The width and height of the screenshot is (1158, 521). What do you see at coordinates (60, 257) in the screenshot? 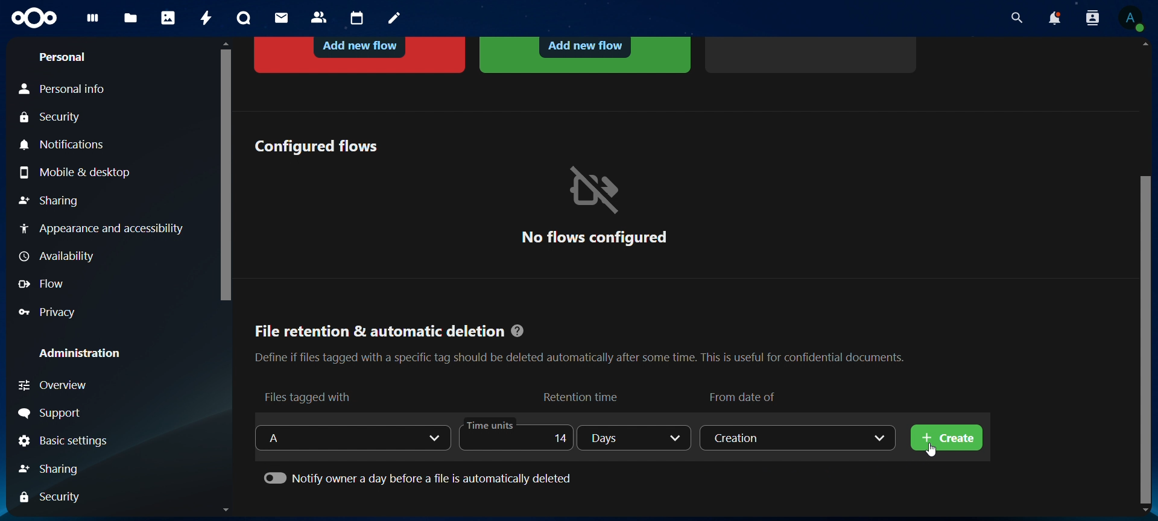
I see `availabilty` at bounding box center [60, 257].